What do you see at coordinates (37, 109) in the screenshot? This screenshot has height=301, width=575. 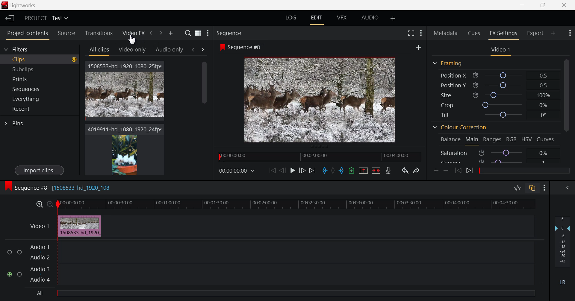 I see `Recent` at bounding box center [37, 109].